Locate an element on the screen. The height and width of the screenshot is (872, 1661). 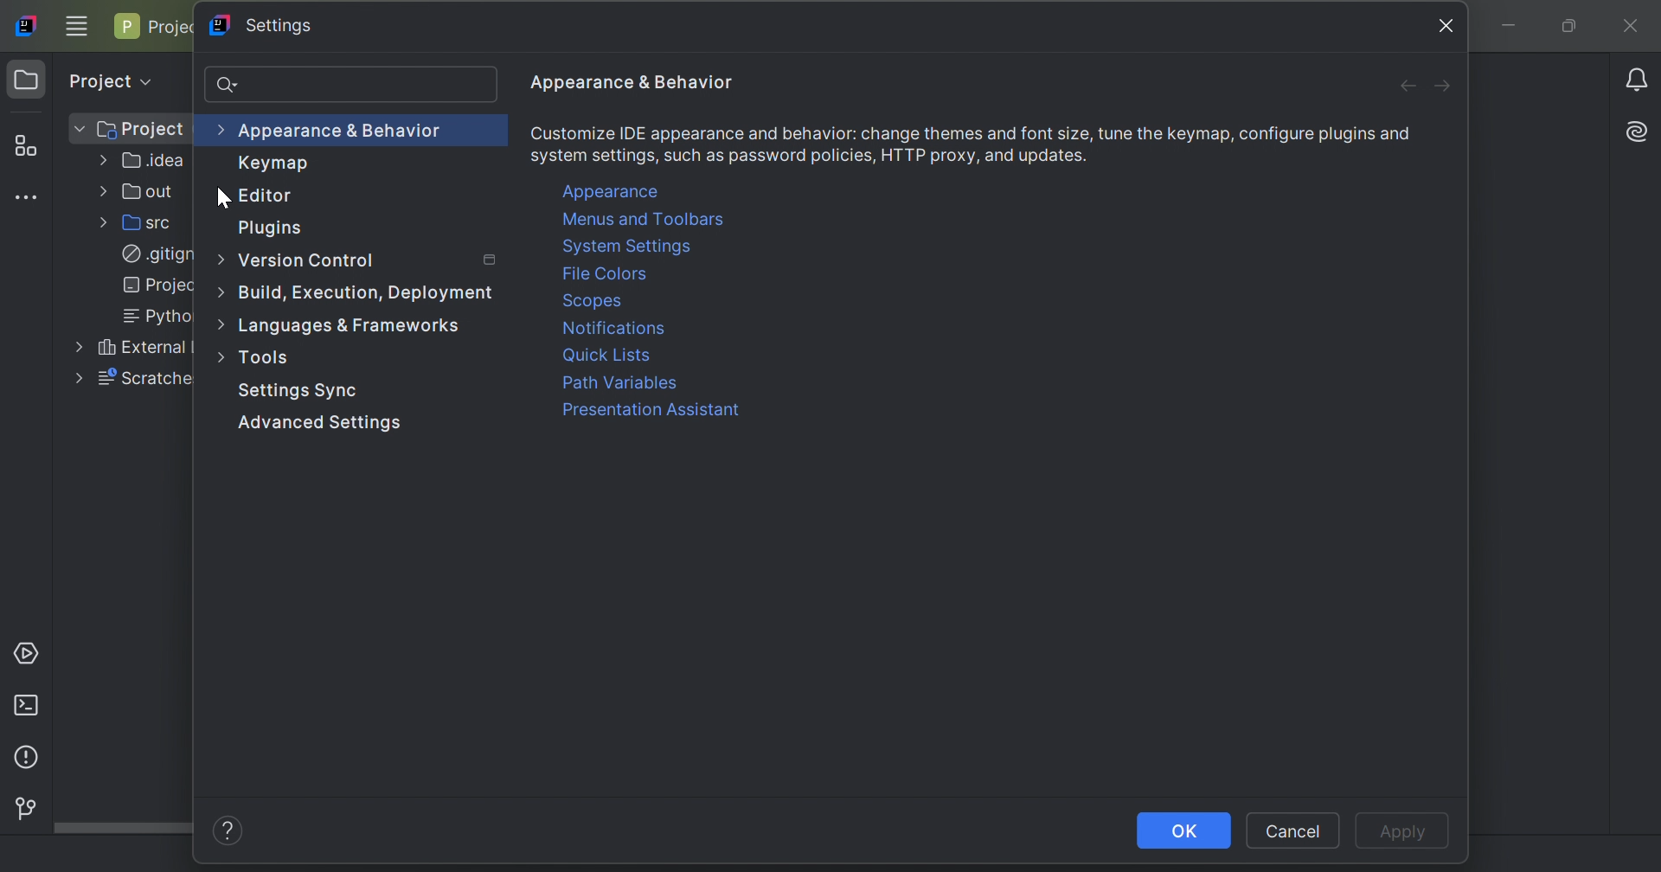
Scopes is located at coordinates (594, 300).